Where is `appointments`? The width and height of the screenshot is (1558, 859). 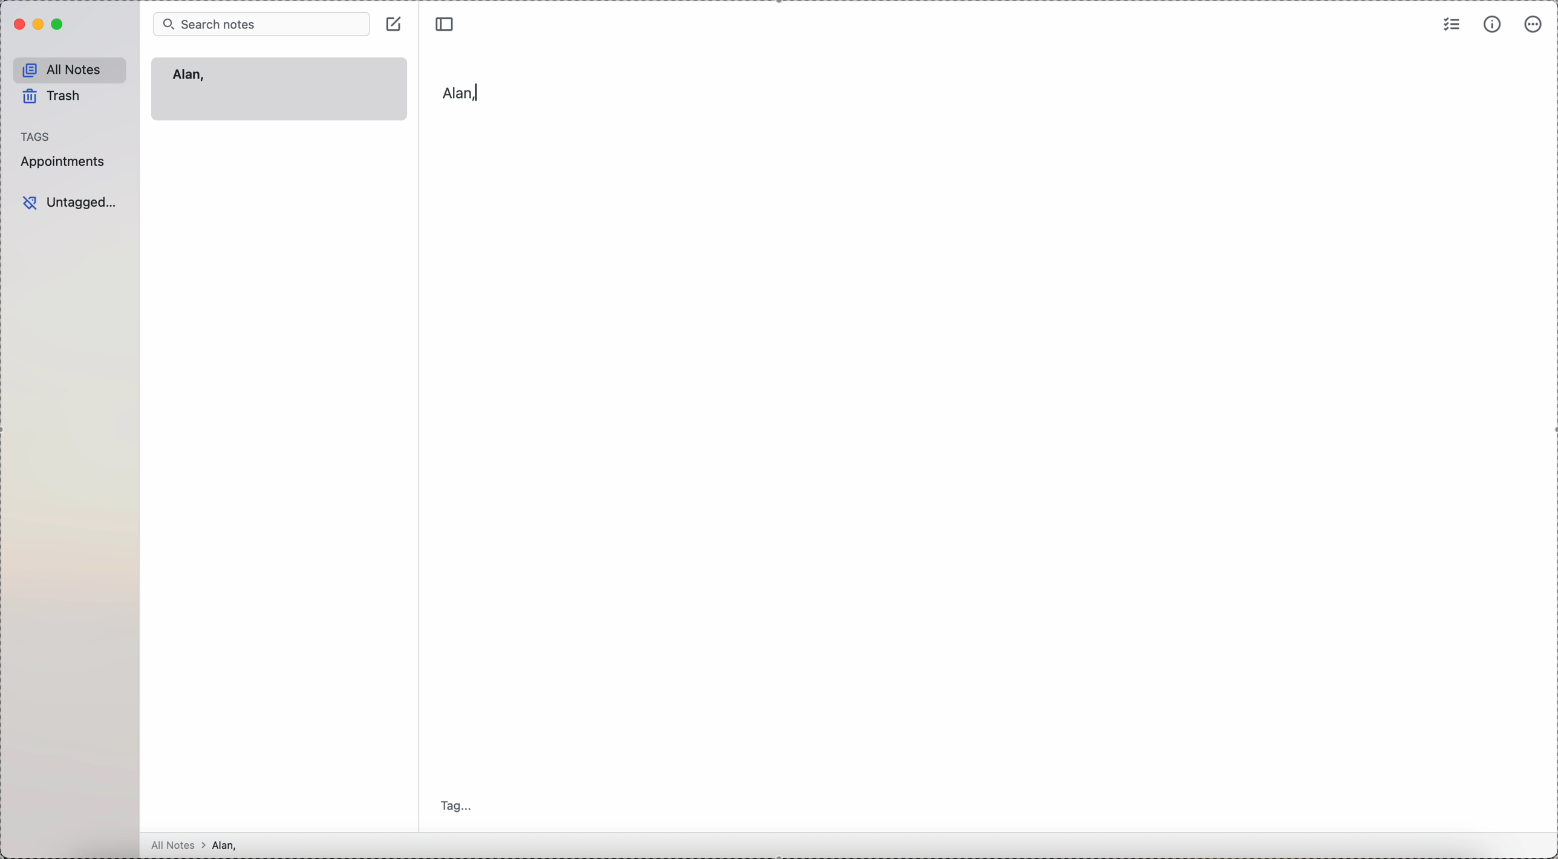 appointments is located at coordinates (65, 161).